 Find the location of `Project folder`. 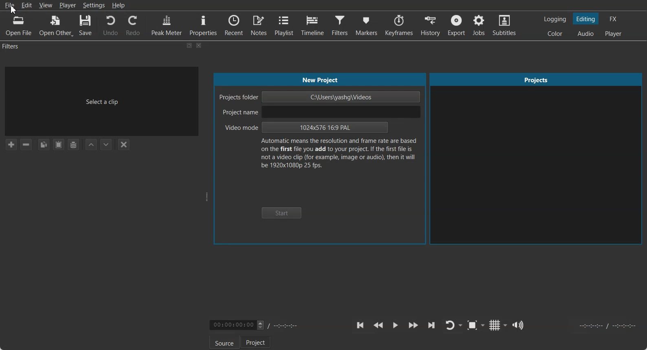

Project folder is located at coordinates (320, 97).